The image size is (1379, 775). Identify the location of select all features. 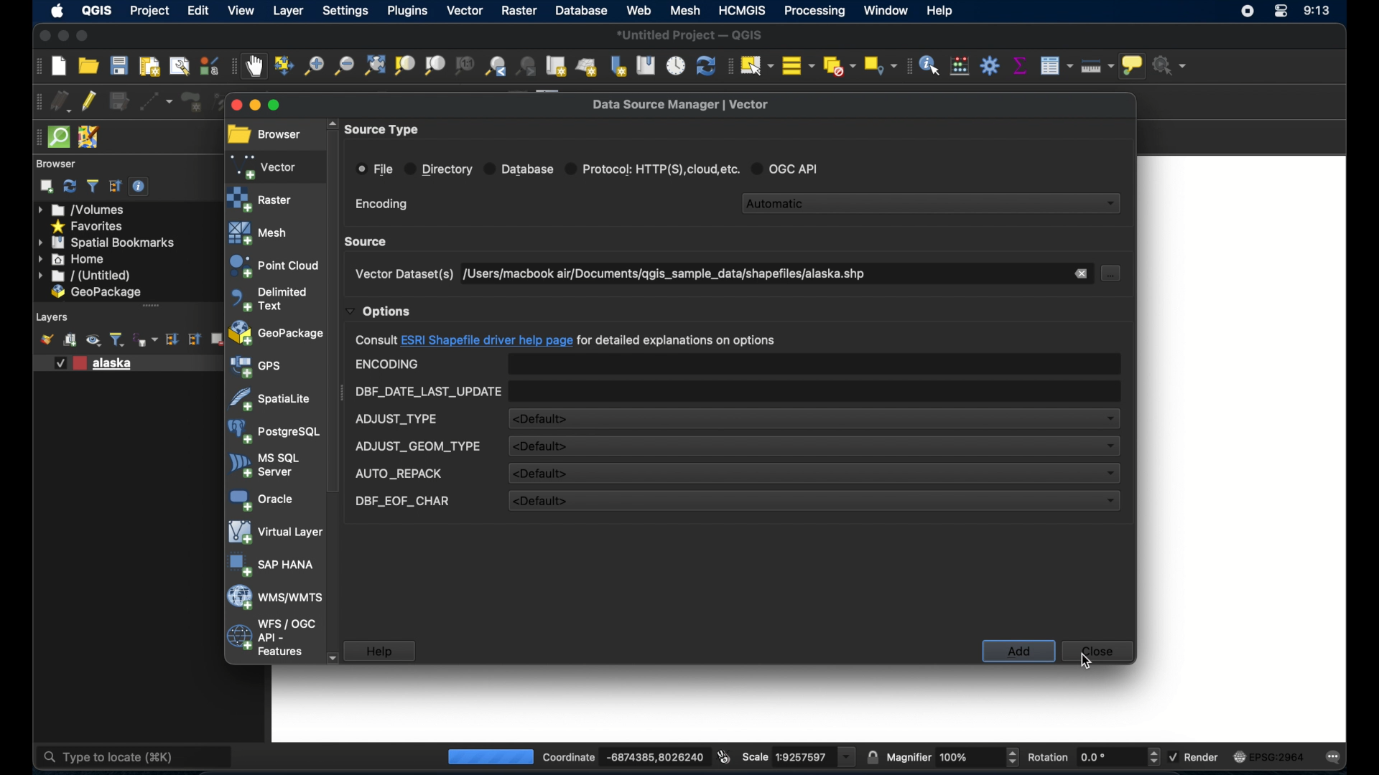
(799, 65).